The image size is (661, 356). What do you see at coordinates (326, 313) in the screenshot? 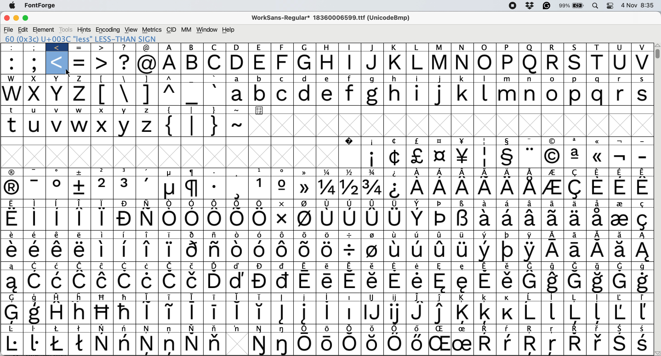
I see `Symbol` at bounding box center [326, 313].